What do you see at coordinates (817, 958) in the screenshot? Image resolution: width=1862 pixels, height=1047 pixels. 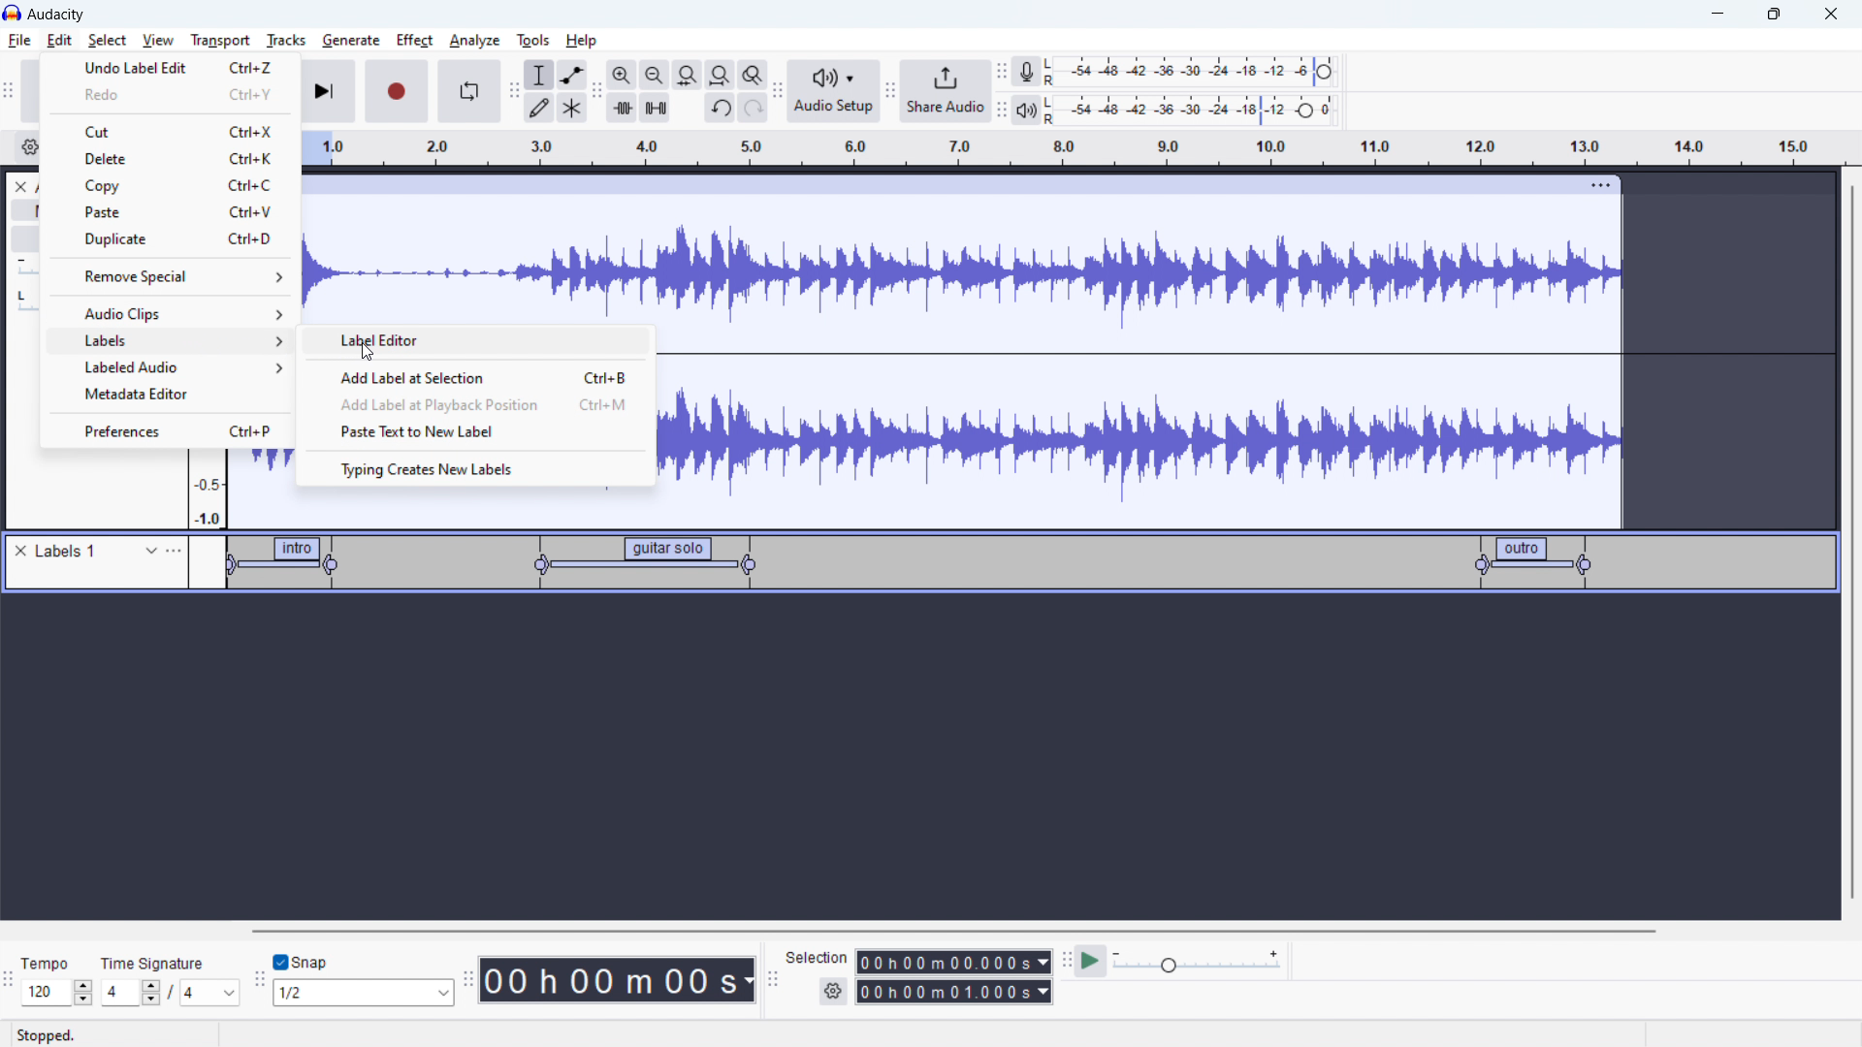 I see `selection` at bounding box center [817, 958].